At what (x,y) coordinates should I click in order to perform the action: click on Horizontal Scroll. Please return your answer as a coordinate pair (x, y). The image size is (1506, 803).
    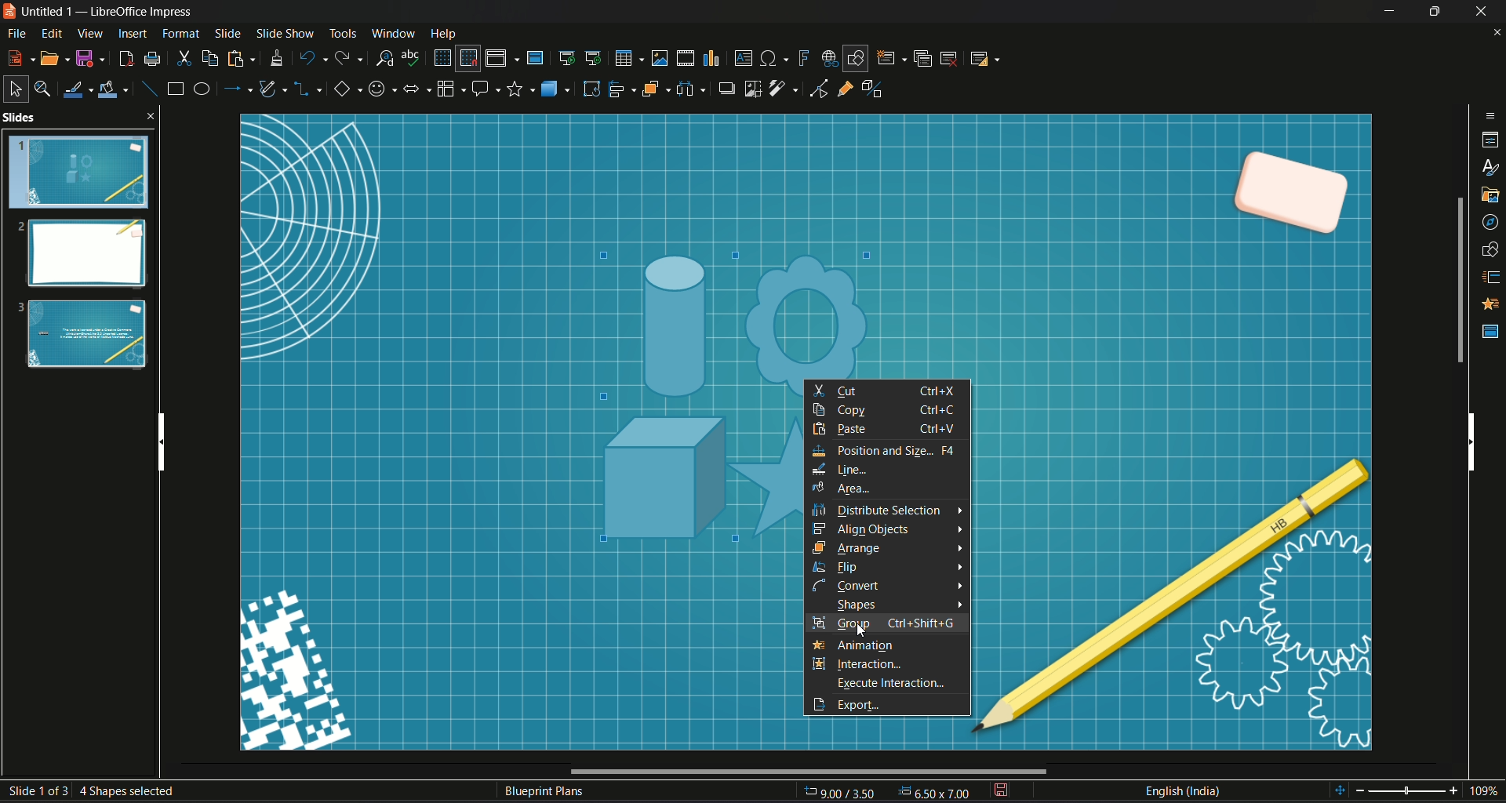
    Looking at the image, I should click on (806, 772).